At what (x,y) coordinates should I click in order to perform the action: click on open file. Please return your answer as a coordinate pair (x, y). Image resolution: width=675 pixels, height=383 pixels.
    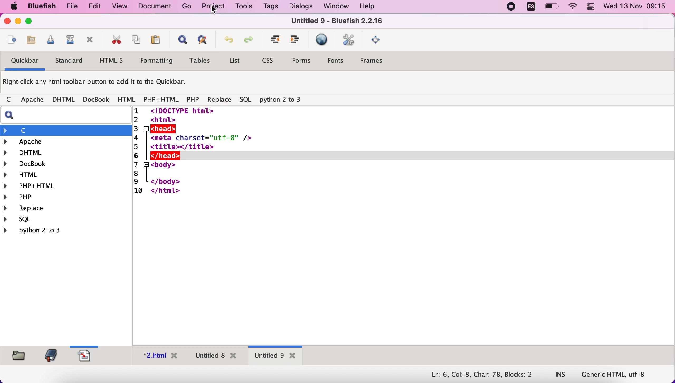
    Looking at the image, I should click on (11, 41).